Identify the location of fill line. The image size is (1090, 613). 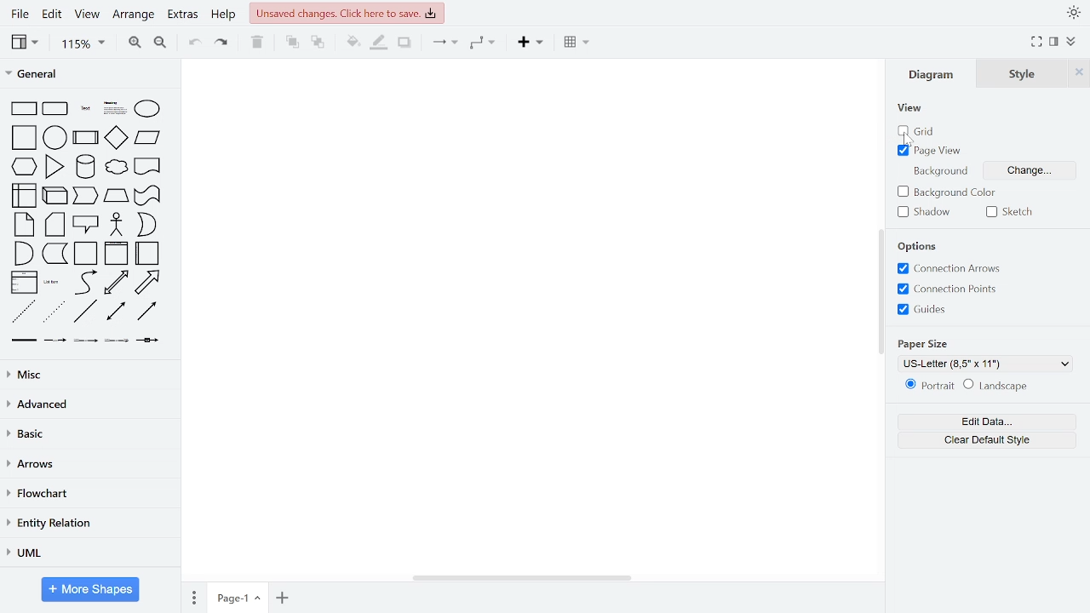
(381, 43).